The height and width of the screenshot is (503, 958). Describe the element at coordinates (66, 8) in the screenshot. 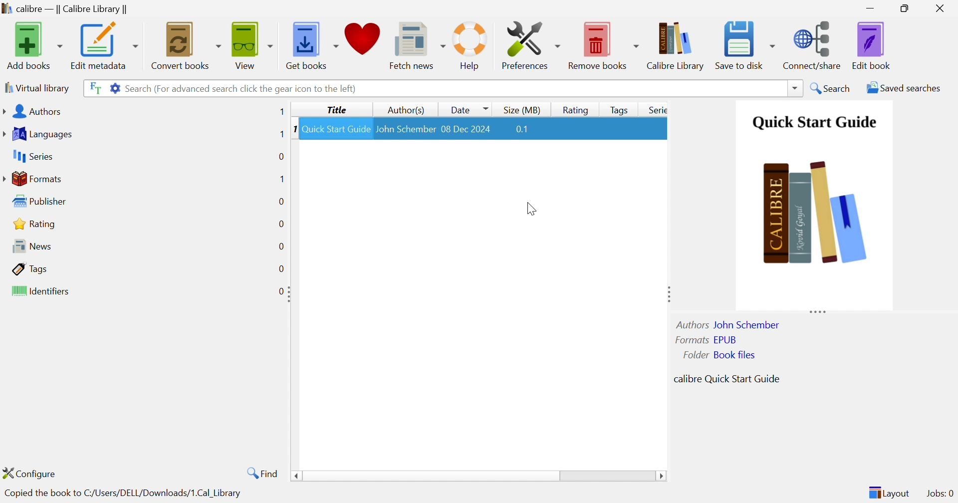

I see `calibre - || Calibre Library||` at that location.